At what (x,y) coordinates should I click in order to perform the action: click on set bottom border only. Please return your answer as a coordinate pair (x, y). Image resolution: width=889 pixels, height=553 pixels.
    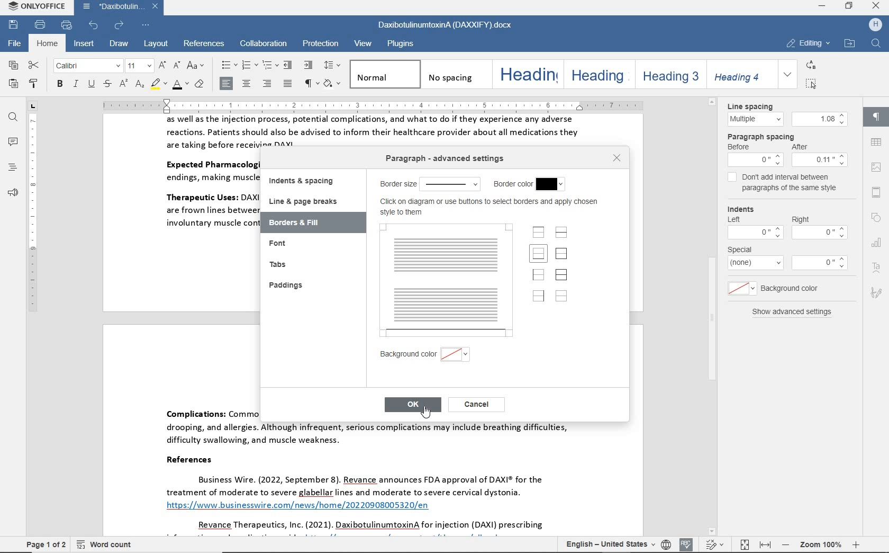
    Looking at the image, I should click on (538, 253).